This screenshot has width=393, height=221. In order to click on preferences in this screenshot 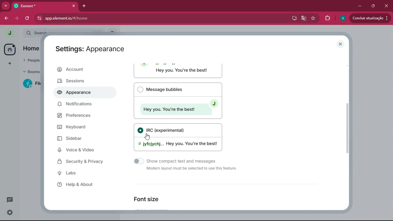, I will do `click(82, 116)`.